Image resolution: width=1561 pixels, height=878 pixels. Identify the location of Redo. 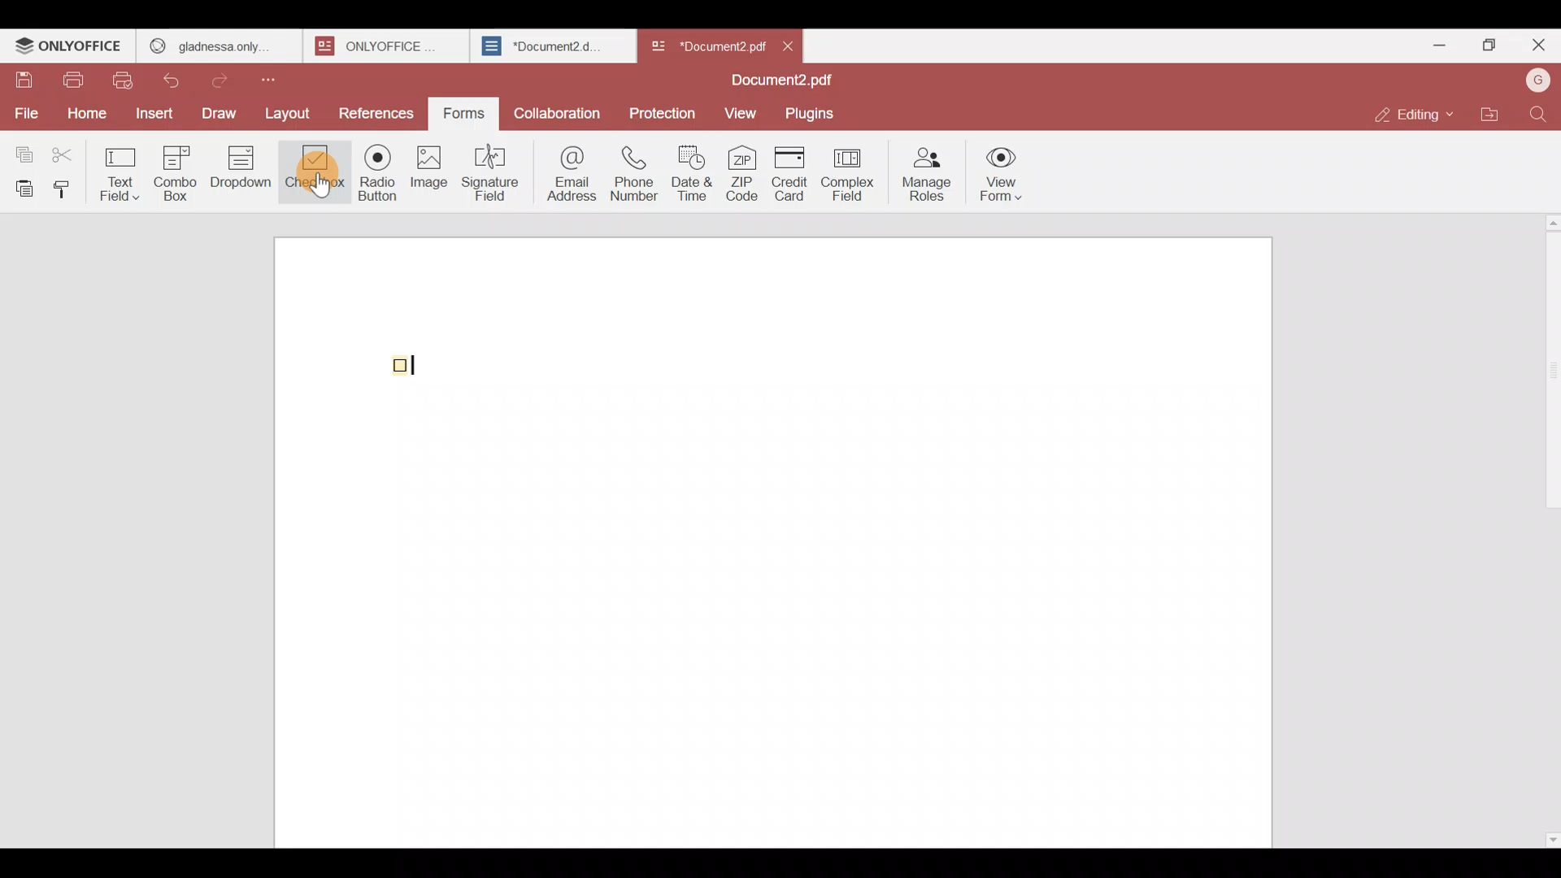
(228, 76).